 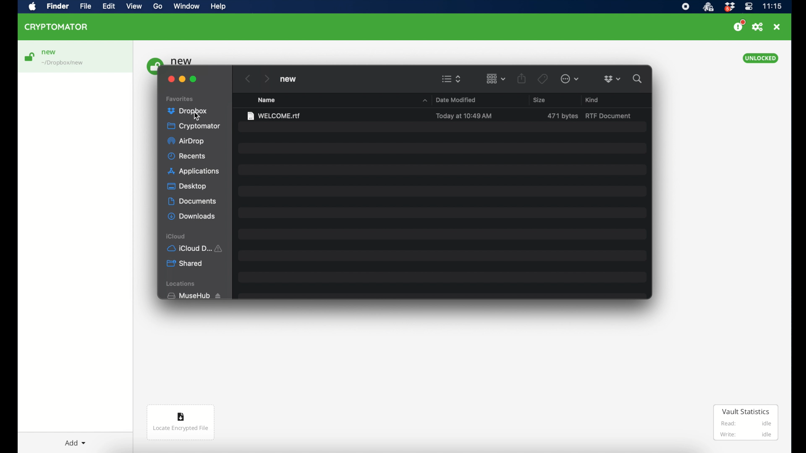 I want to click on tags, so click(x=543, y=79).